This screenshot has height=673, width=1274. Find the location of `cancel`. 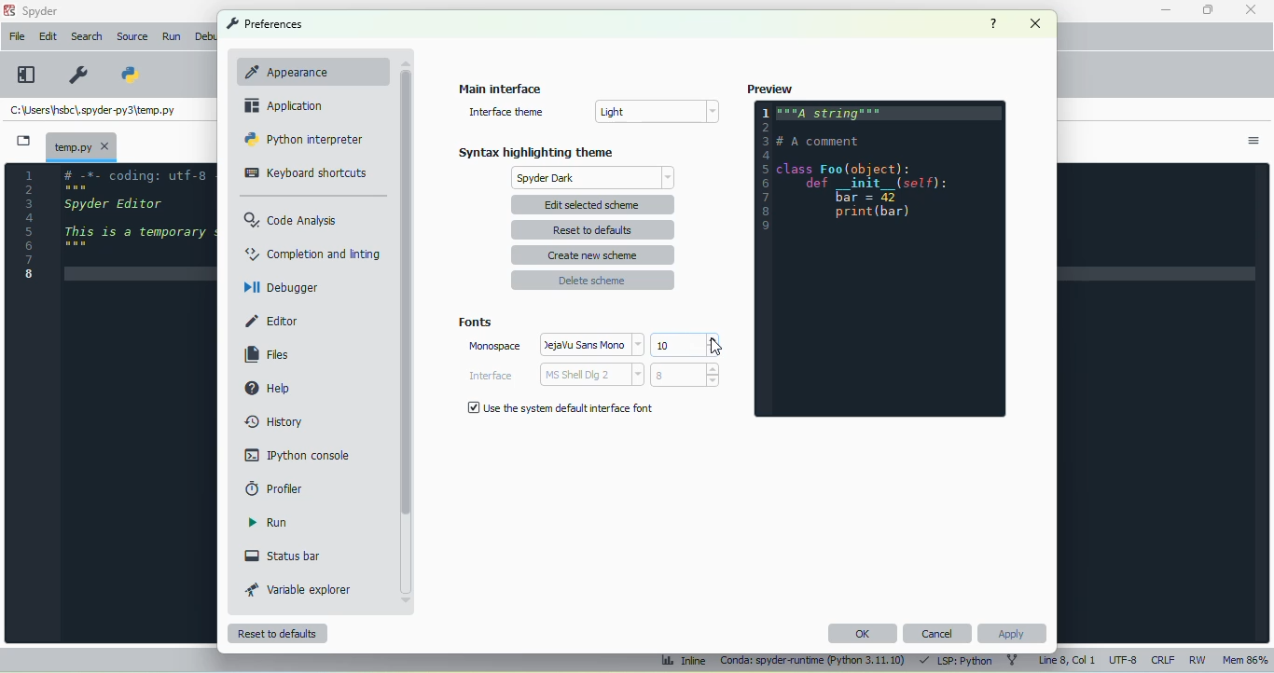

cancel is located at coordinates (938, 633).